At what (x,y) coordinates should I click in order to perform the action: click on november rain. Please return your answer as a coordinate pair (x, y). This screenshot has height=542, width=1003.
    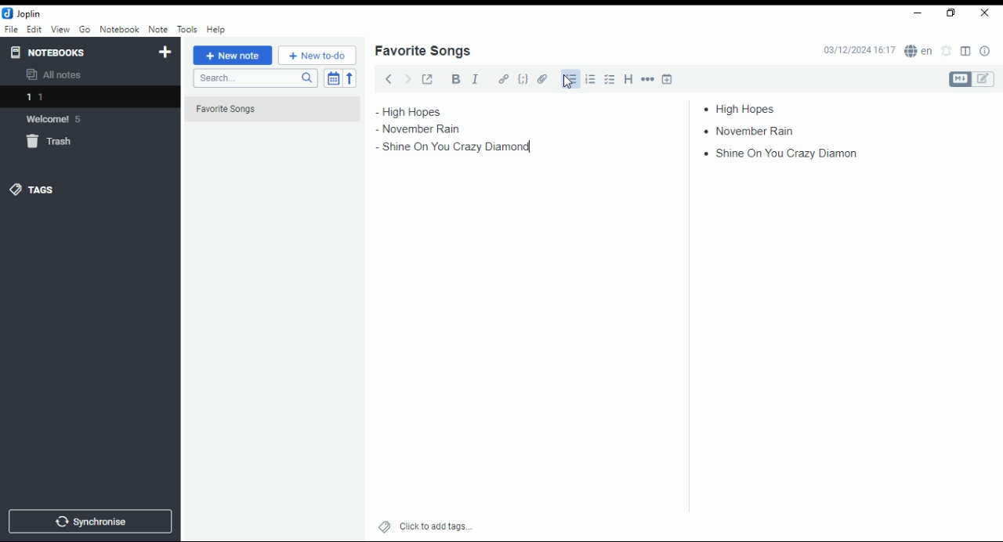
    Looking at the image, I should click on (754, 130).